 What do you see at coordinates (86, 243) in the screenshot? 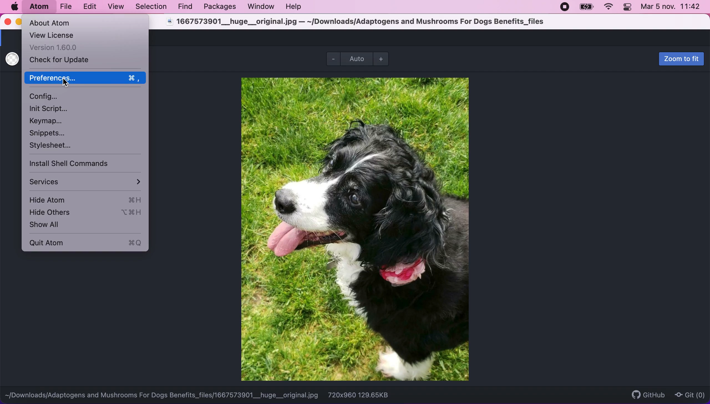
I see `quit atom` at bounding box center [86, 243].